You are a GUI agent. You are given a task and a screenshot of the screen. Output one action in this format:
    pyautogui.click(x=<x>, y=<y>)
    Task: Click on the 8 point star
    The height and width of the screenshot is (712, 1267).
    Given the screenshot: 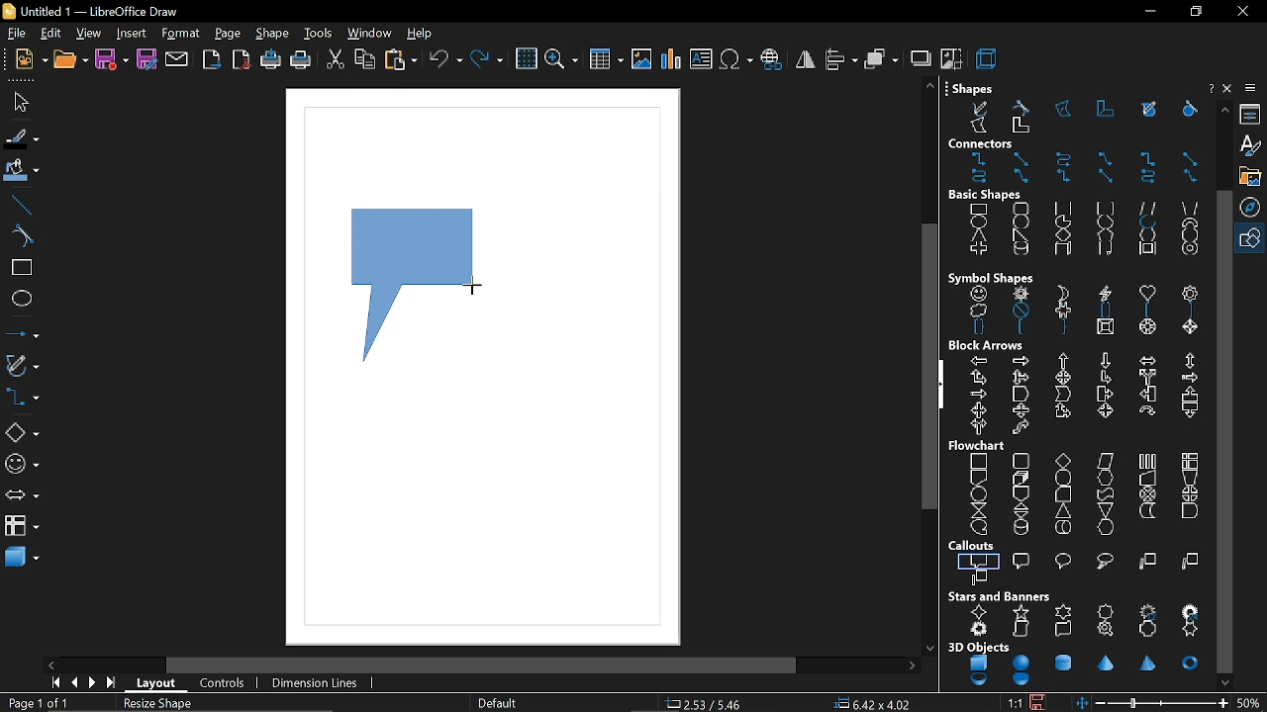 What is the action you would take?
    pyautogui.click(x=1106, y=610)
    